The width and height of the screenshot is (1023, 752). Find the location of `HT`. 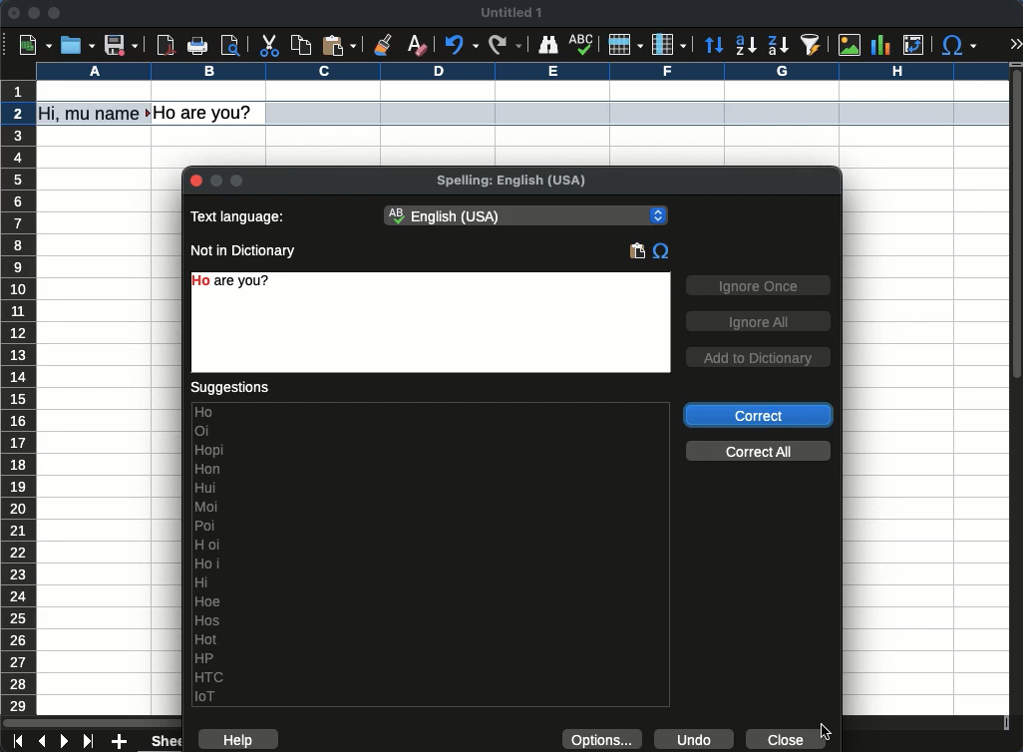

HT is located at coordinates (212, 677).